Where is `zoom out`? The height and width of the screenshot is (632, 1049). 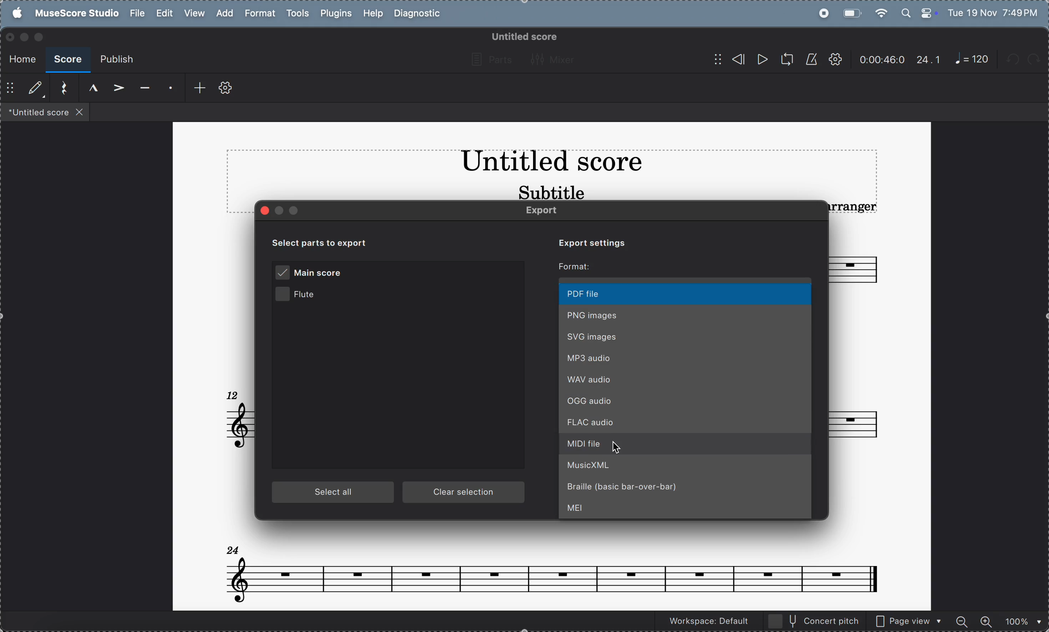
zoom out is located at coordinates (963, 620).